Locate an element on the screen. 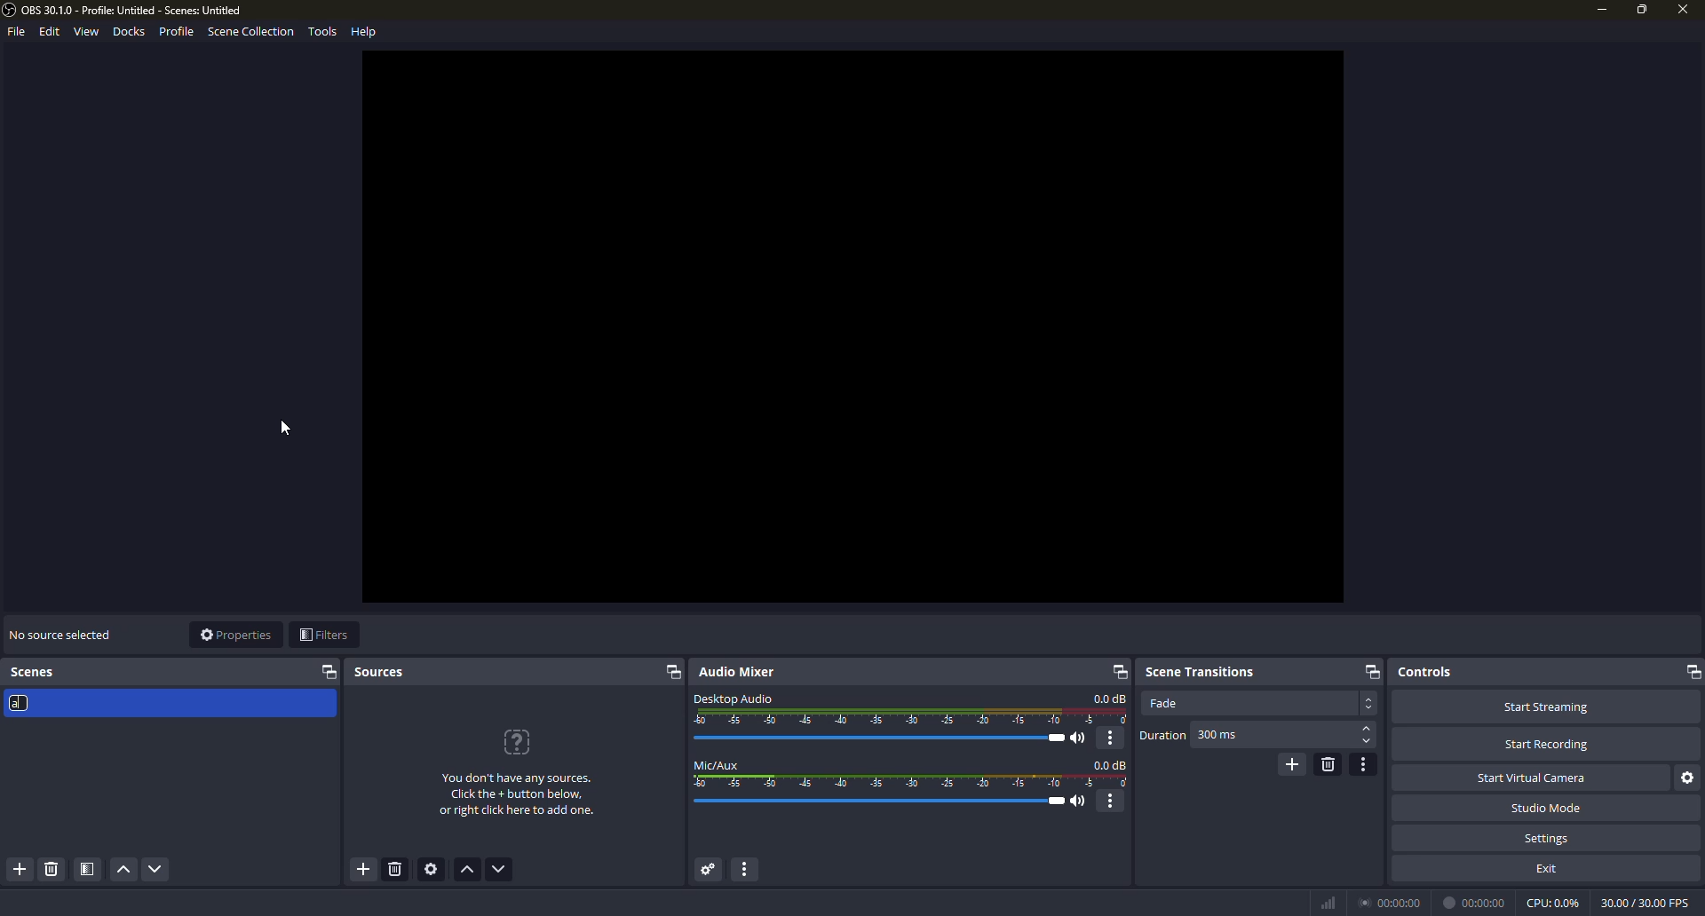 Image resolution: width=1705 pixels, height=916 pixels. remove configurable transition is located at coordinates (1328, 763).